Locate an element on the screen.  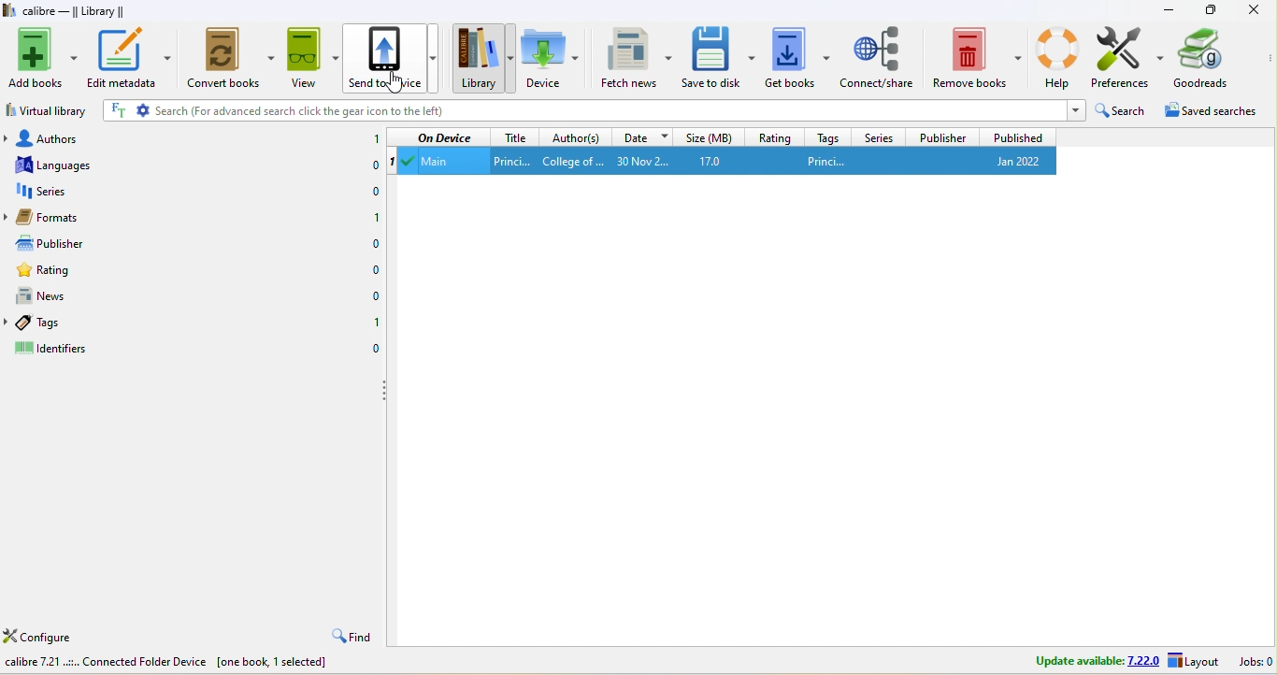
calibre 7.2.1 connected folder device [one book, 1 selected] is located at coordinates (176, 664).